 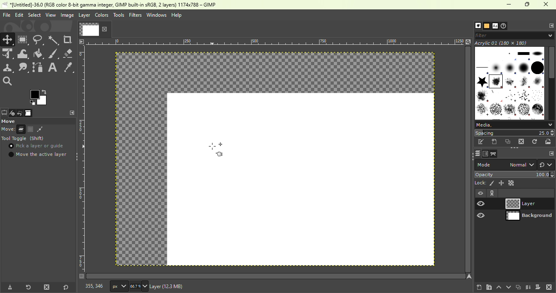 What do you see at coordinates (94, 29) in the screenshot?
I see `Current file` at bounding box center [94, 29].